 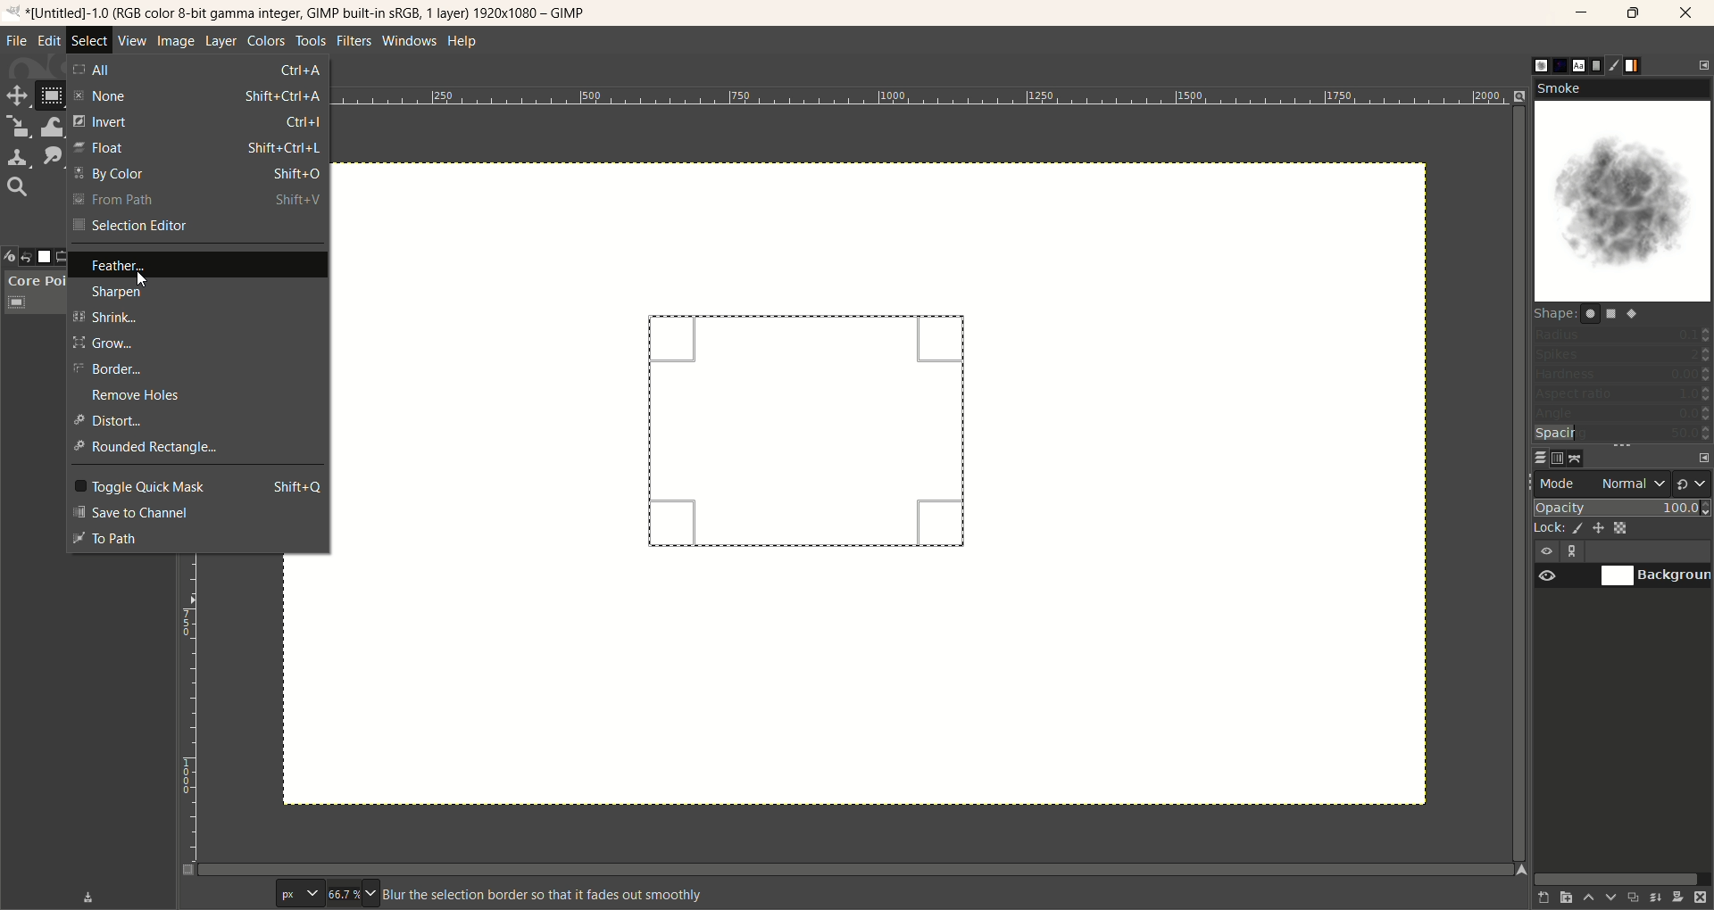 I want to click on merge this layer, so click(x=1653, y=898).